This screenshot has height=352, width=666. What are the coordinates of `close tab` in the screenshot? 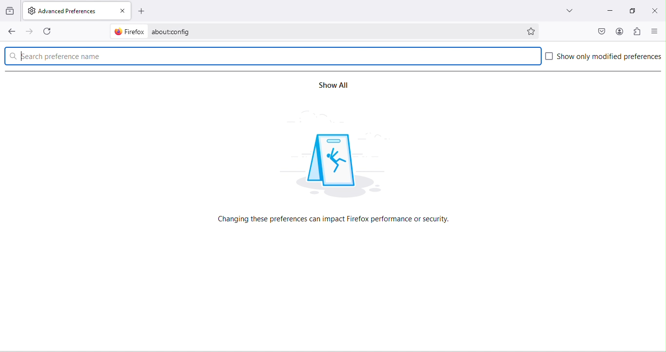 It's located at (122, 11).